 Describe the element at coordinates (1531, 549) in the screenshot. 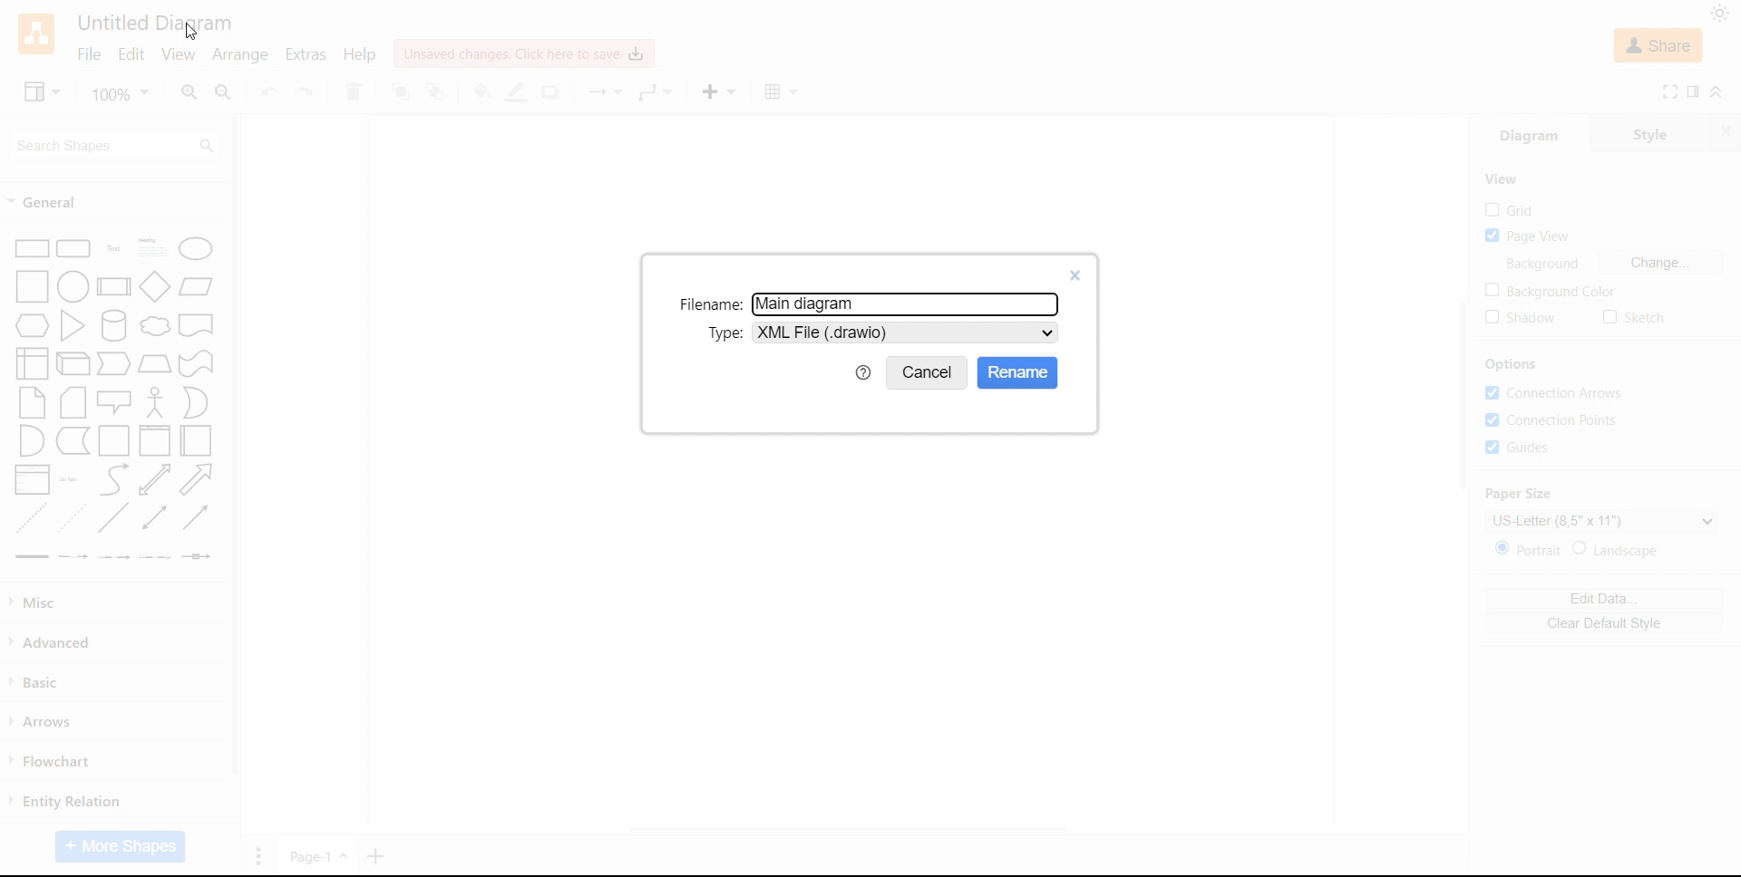

I see `Portrait ` at that location.